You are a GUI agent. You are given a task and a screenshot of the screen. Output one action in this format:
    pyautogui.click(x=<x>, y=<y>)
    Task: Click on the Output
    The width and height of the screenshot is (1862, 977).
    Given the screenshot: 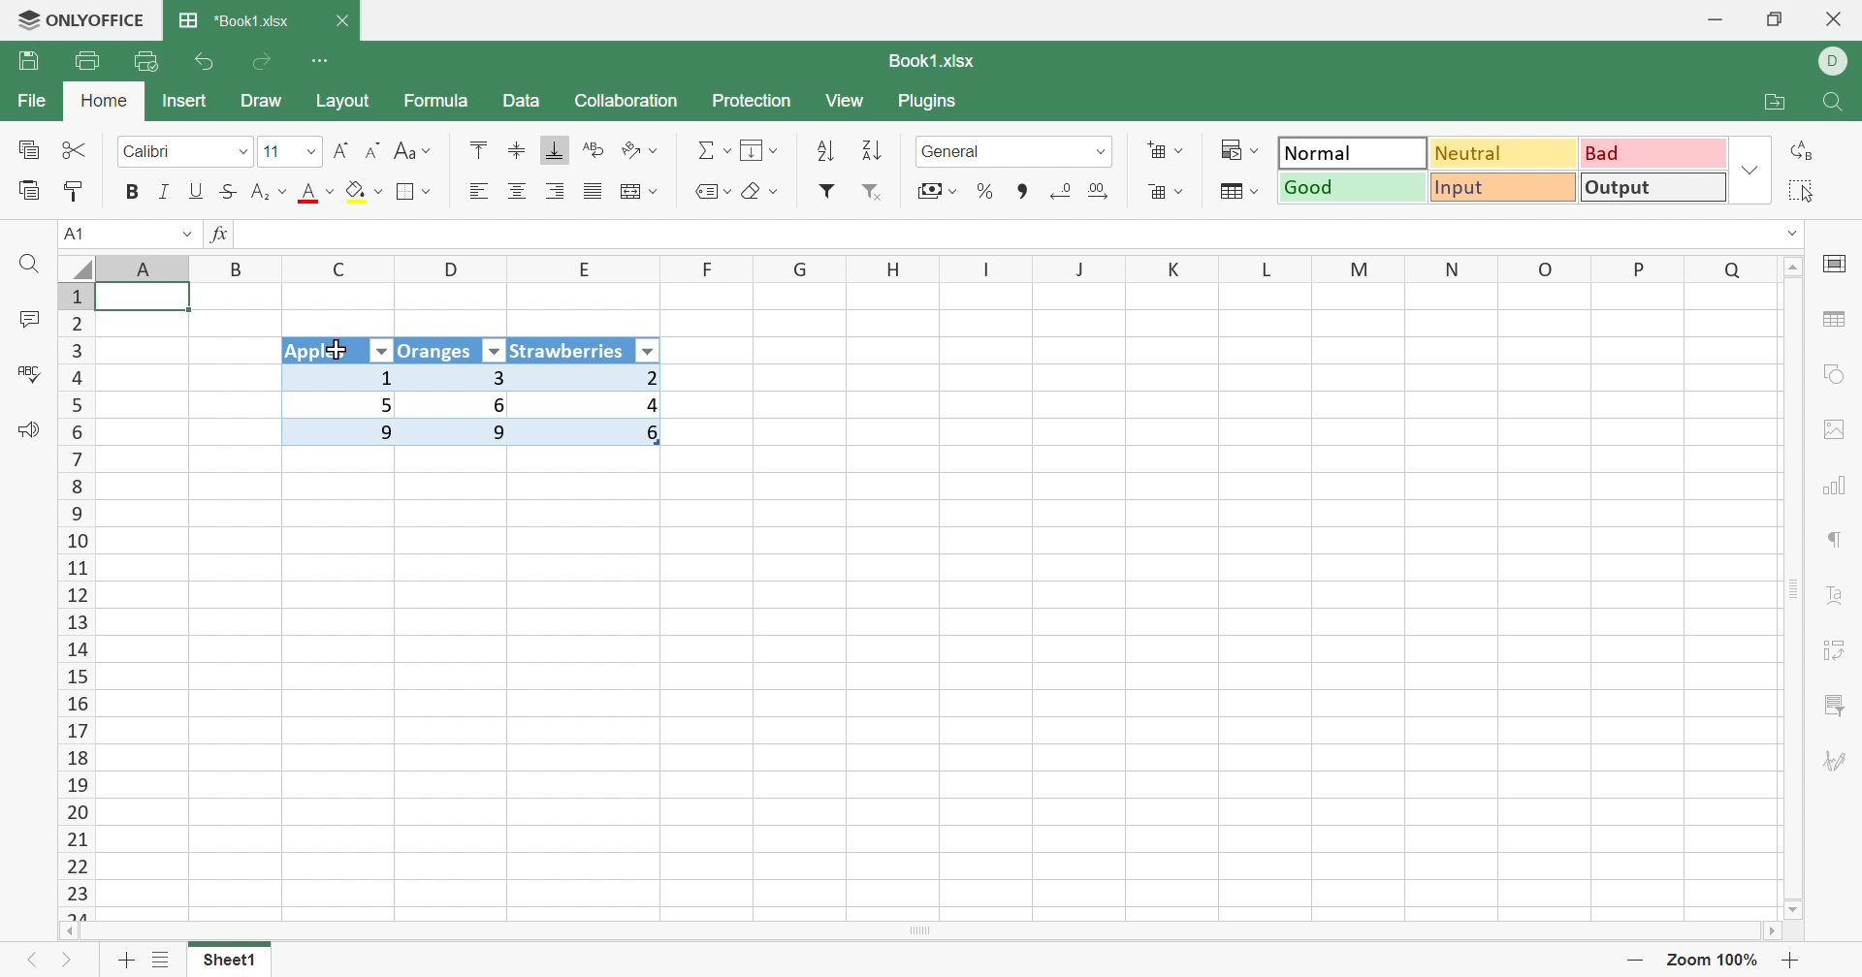 What is the action you would take?
    pyautogui.click(x=1654, y=190)
    